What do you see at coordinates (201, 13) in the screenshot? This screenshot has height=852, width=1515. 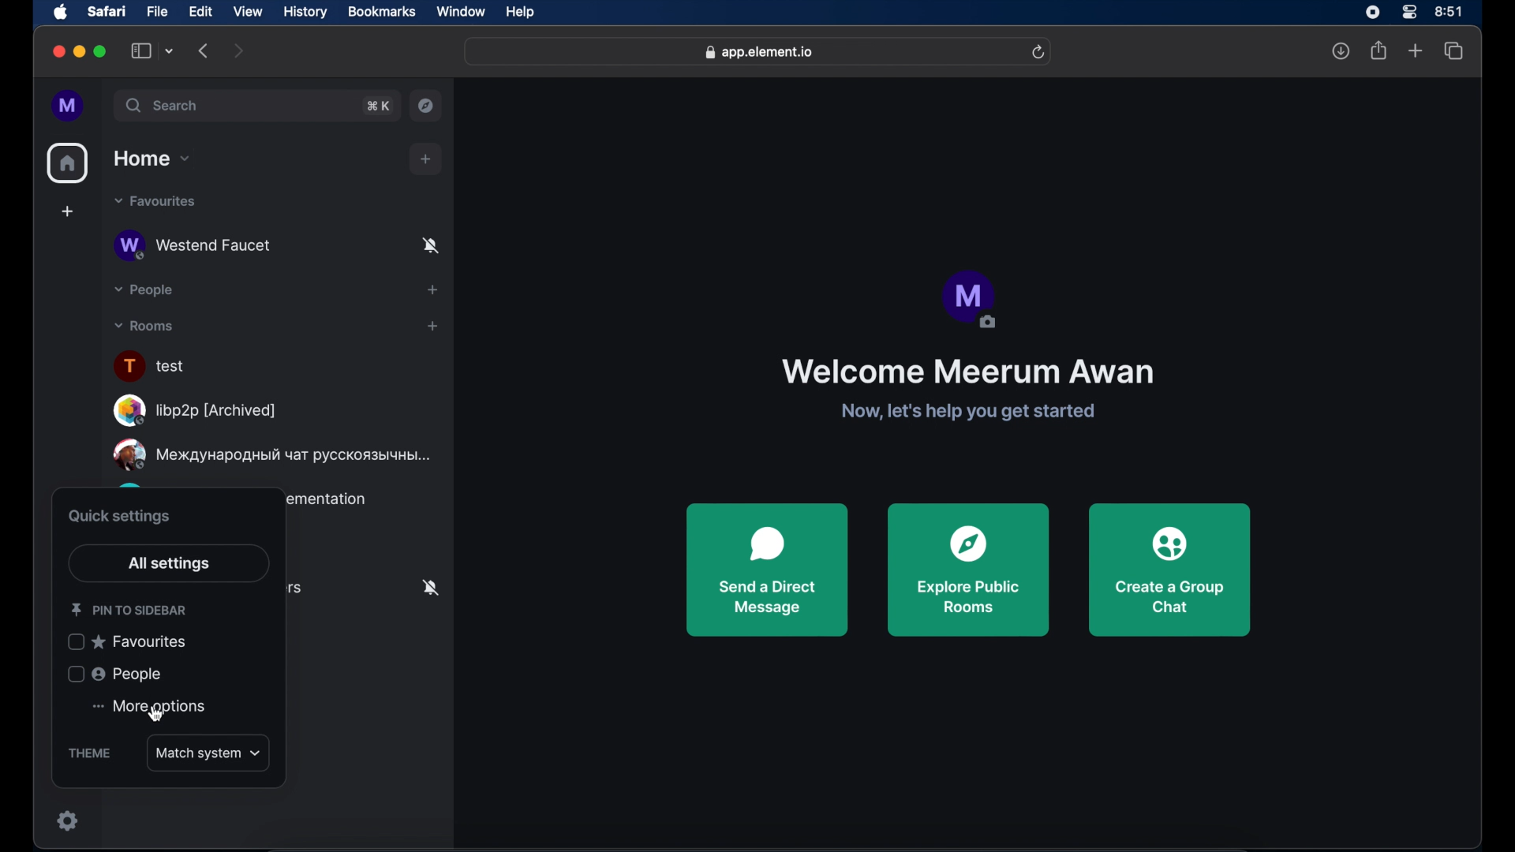 I see `edit` at bounding box center [201, 13].